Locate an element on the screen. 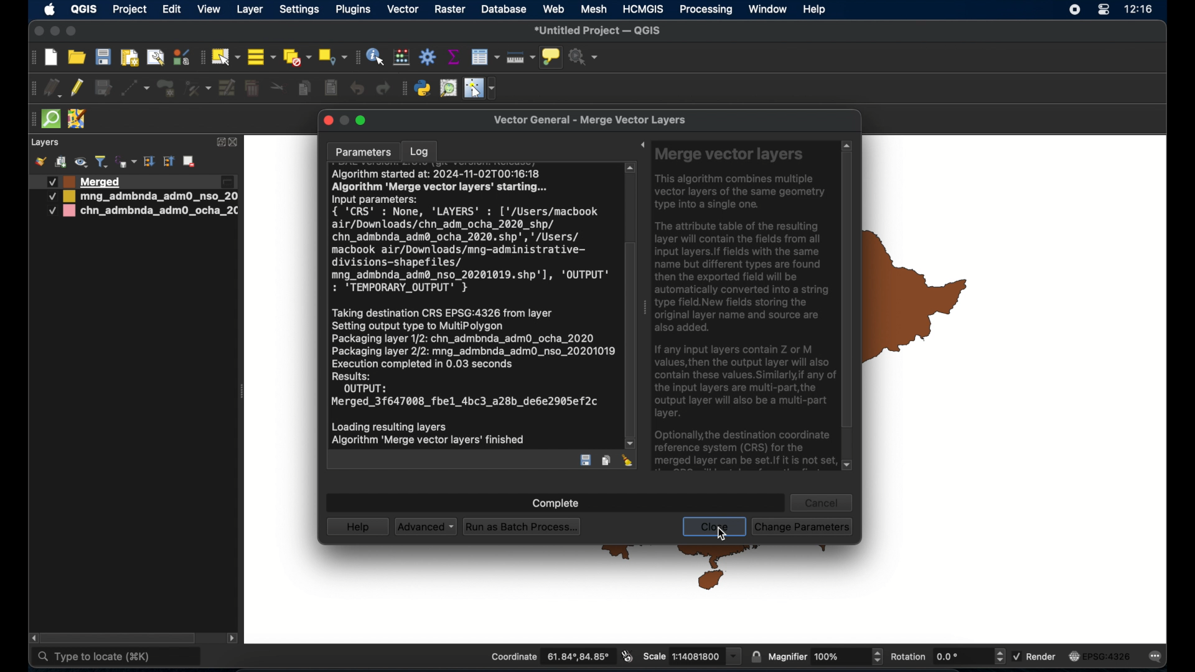  scroll right arrow is located at coordinates (233, 640).